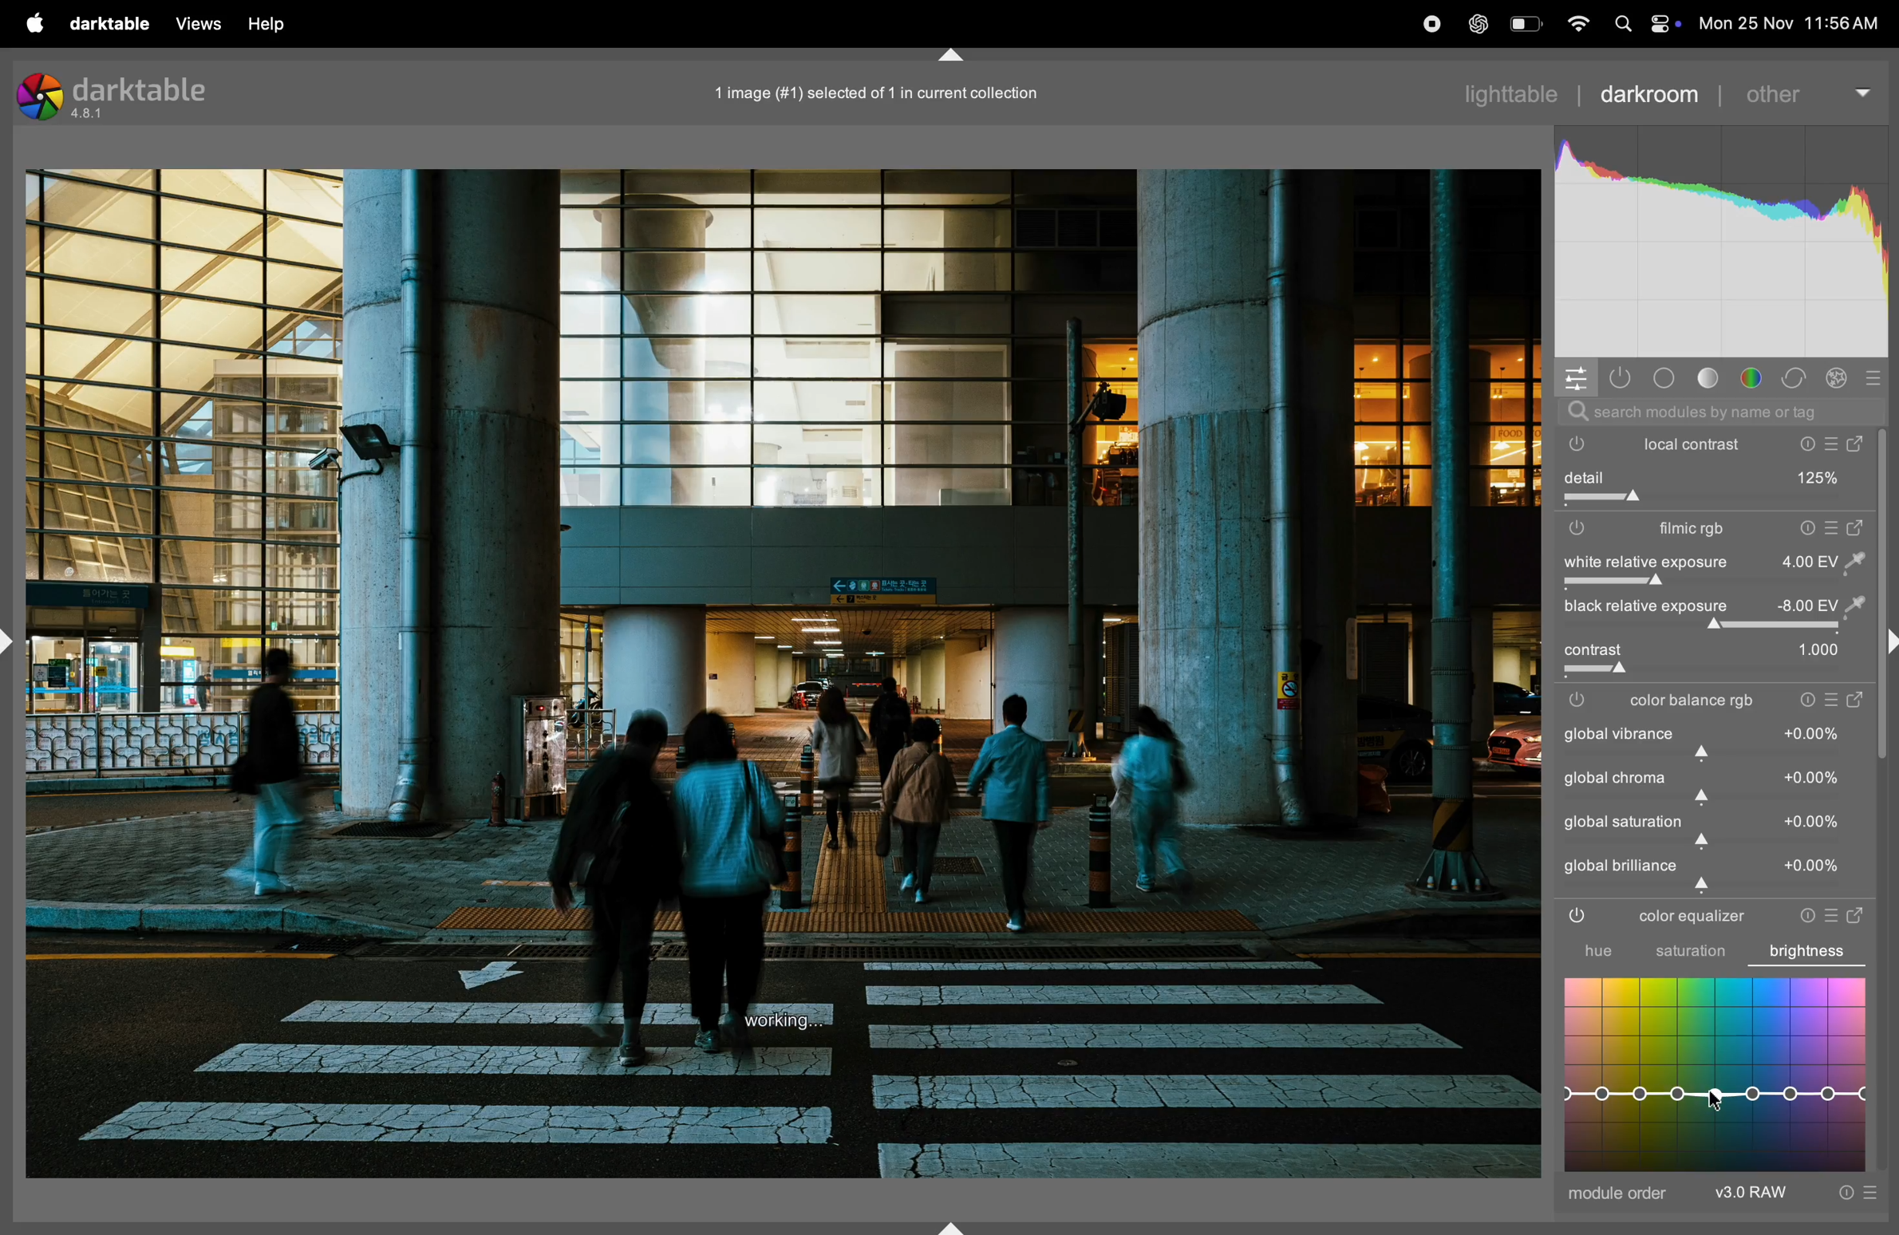  I want to click on global chrome, so click(1616, 778).